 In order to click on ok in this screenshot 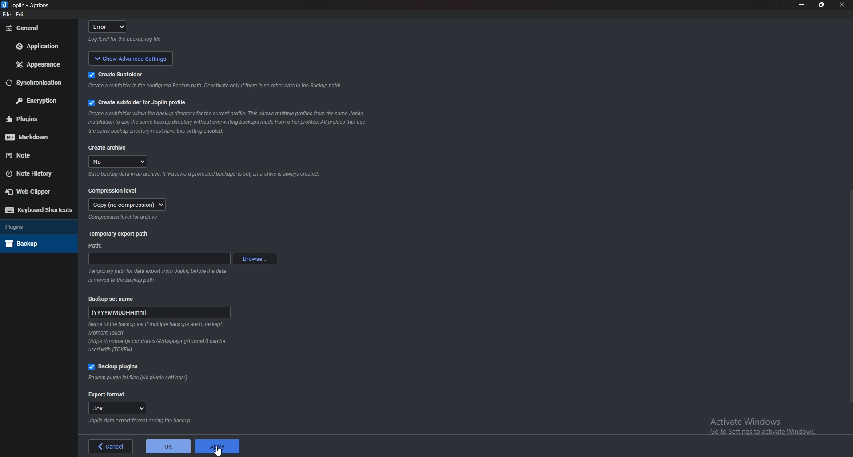, I will do `click(168, 446)`.